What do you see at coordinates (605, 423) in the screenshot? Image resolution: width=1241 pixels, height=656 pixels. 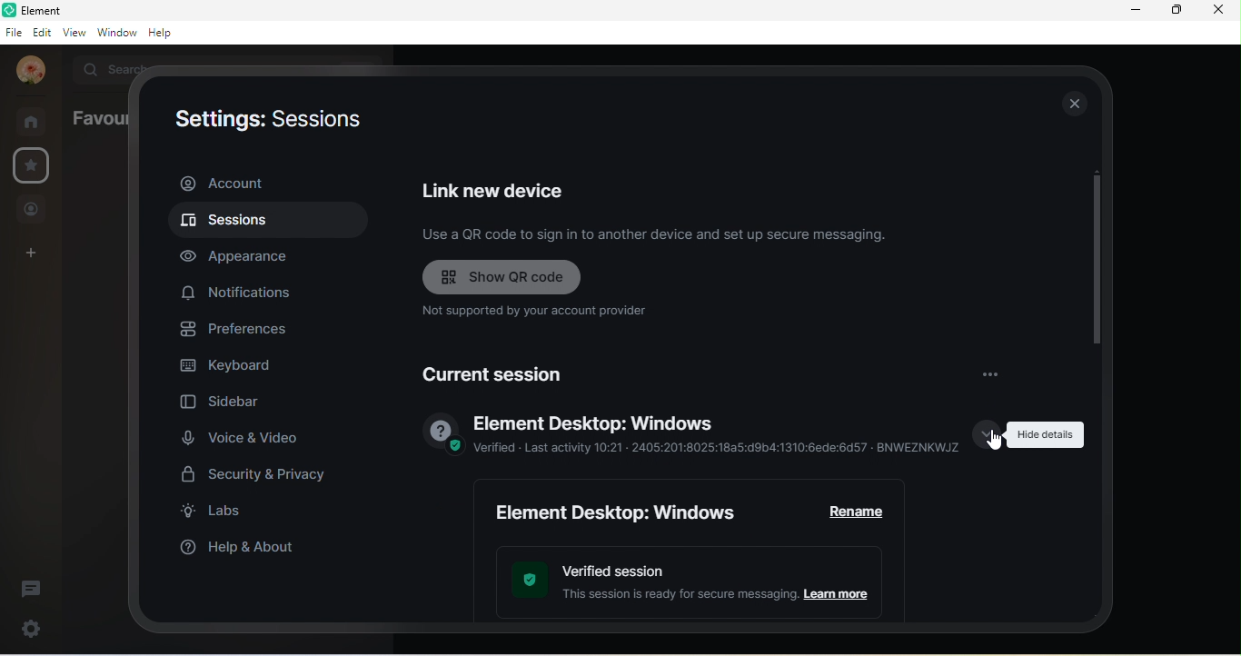 I see `element desktop window` at bounding box center [605, 423].